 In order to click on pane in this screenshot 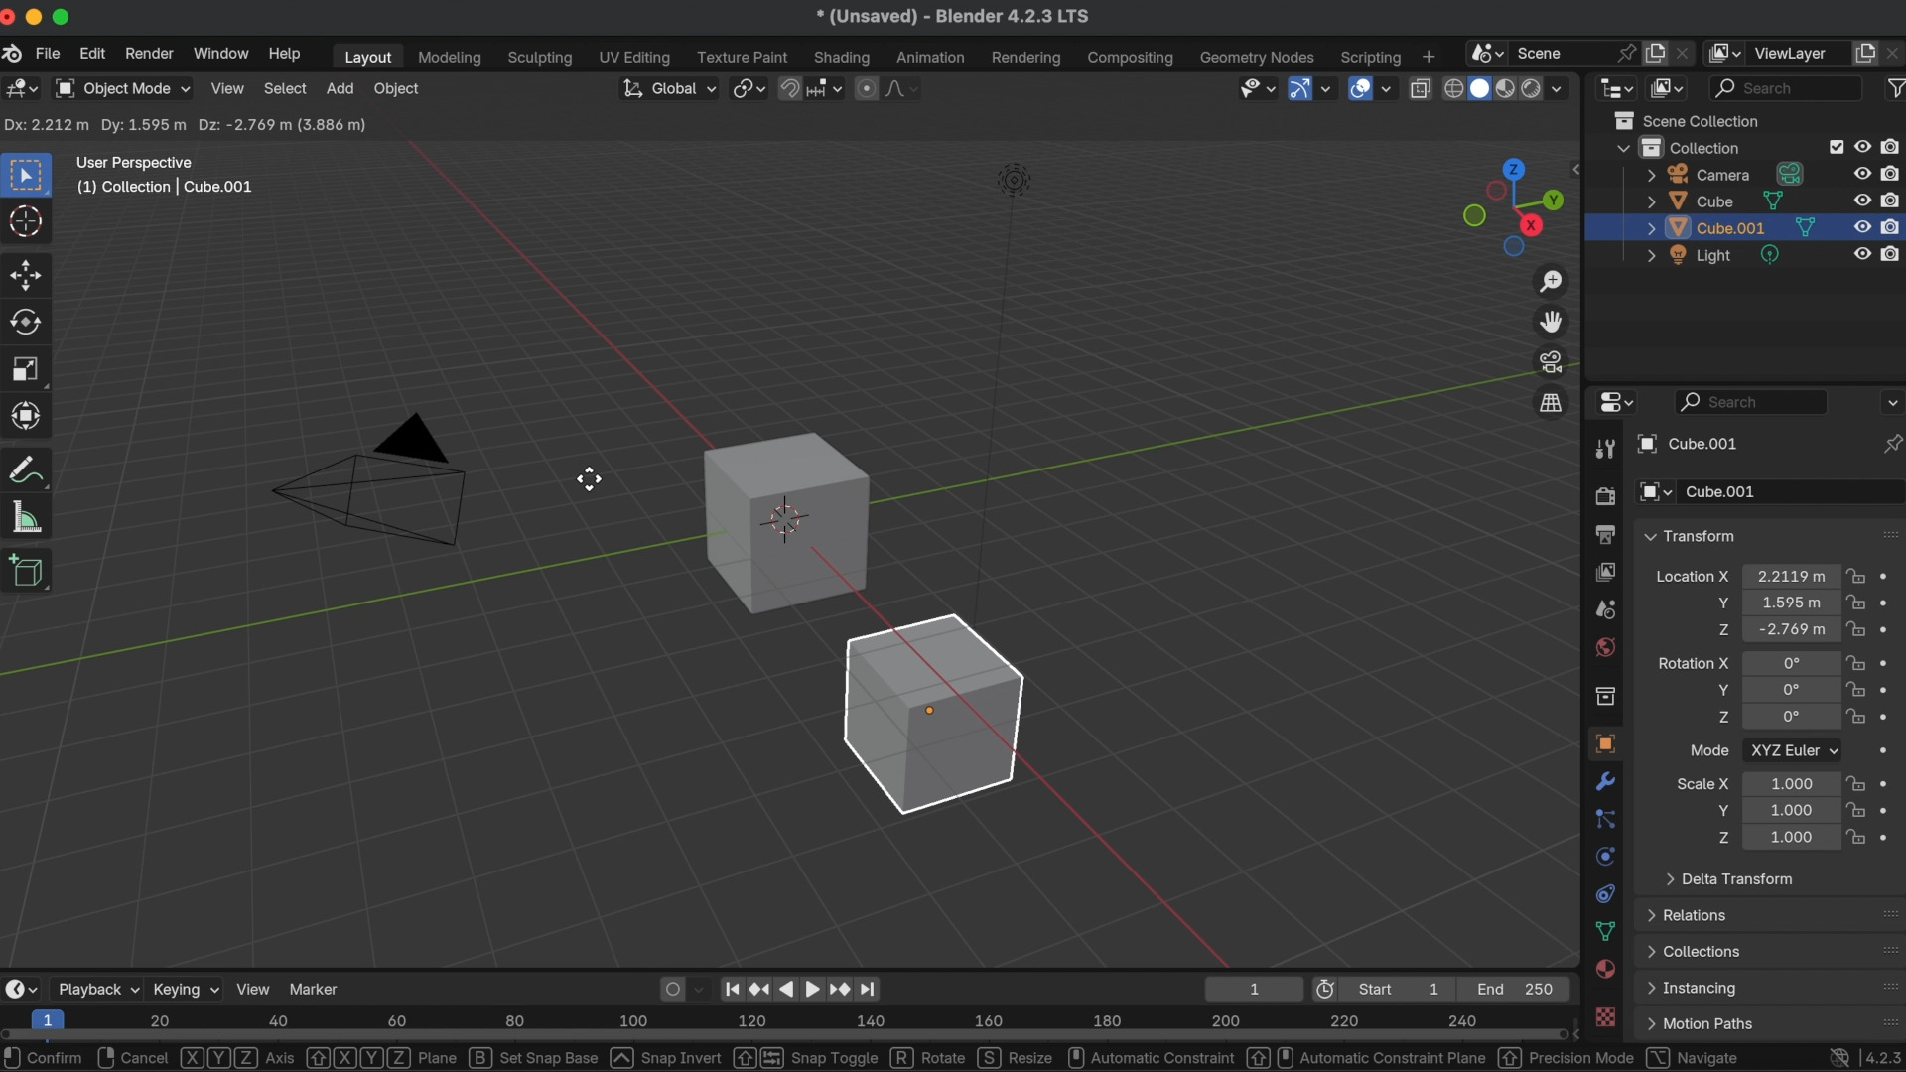, I will do `click(381, 1057)`.